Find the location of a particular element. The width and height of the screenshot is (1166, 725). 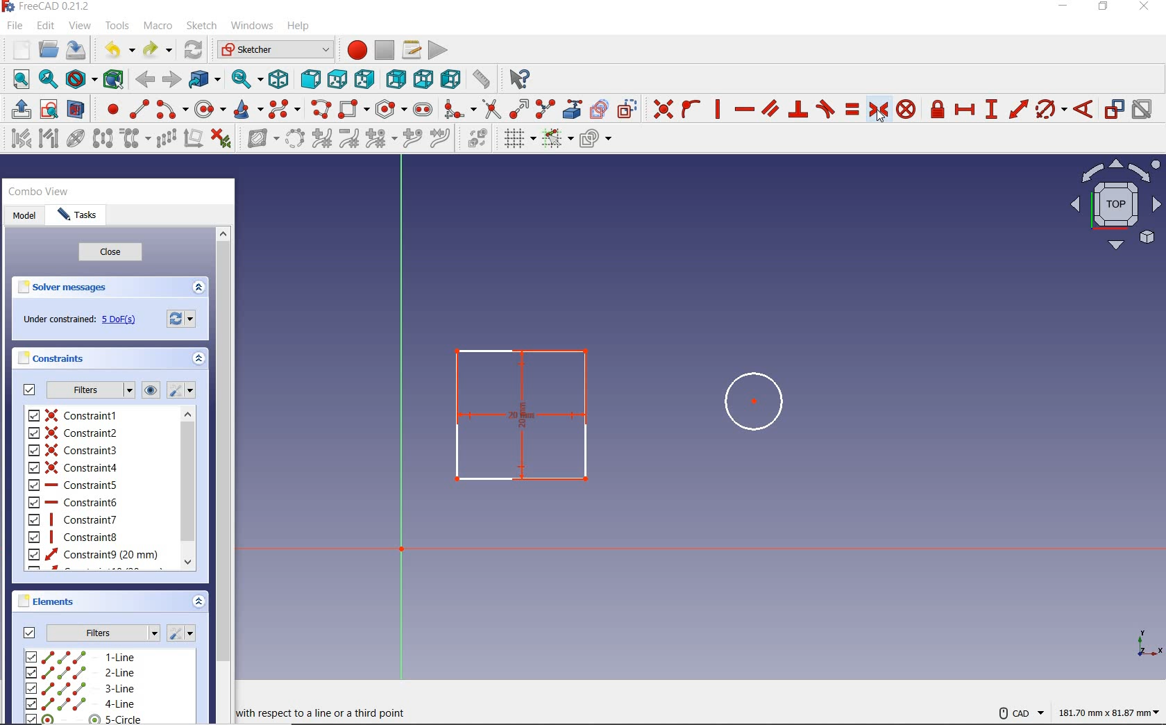

centered rectangle is located at coordinates (355, 109).